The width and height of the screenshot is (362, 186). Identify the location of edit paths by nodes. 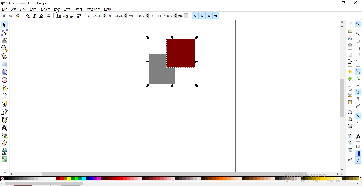
(5, 32).